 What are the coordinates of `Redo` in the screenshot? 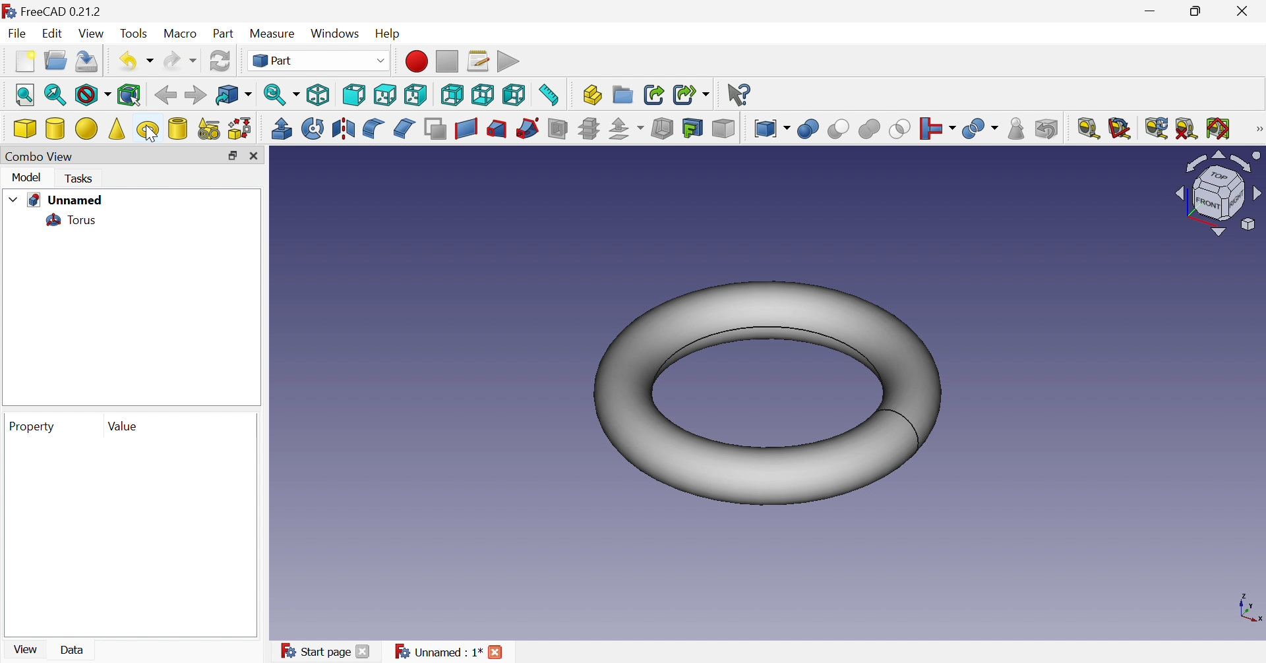 It's located at (181, 59).